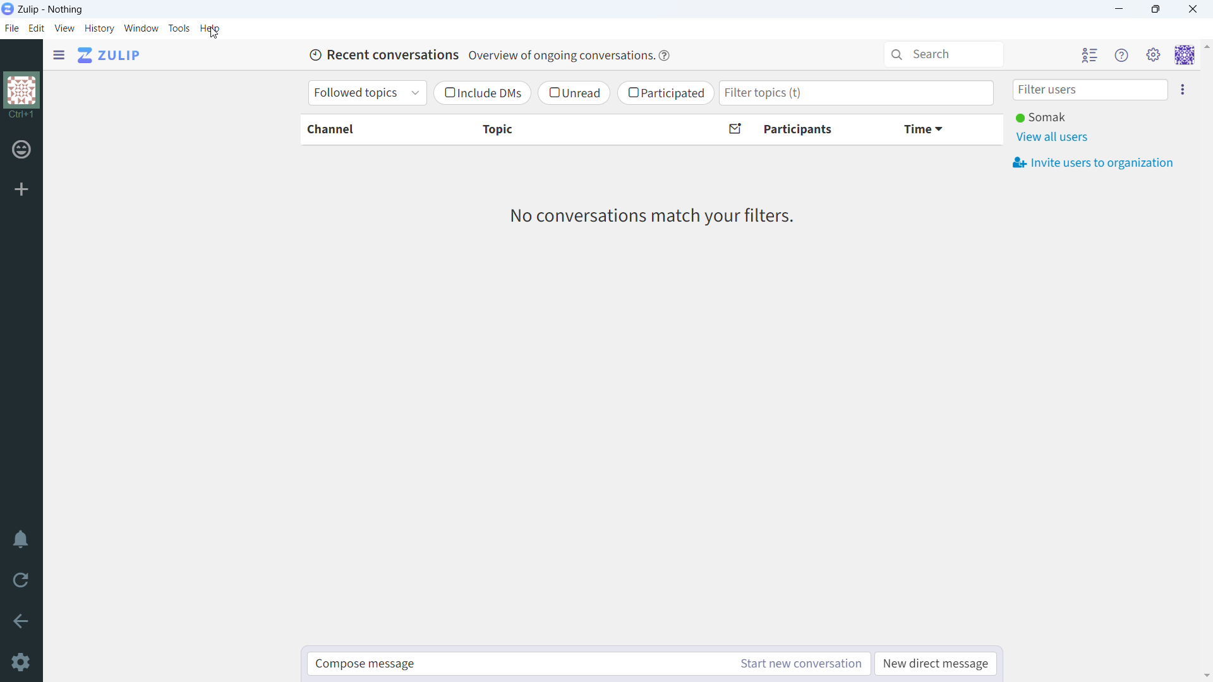  What do you see at coordinates (1087, 89) in the screenshot?
I see `filter users` at bounding box center [1087, 89].